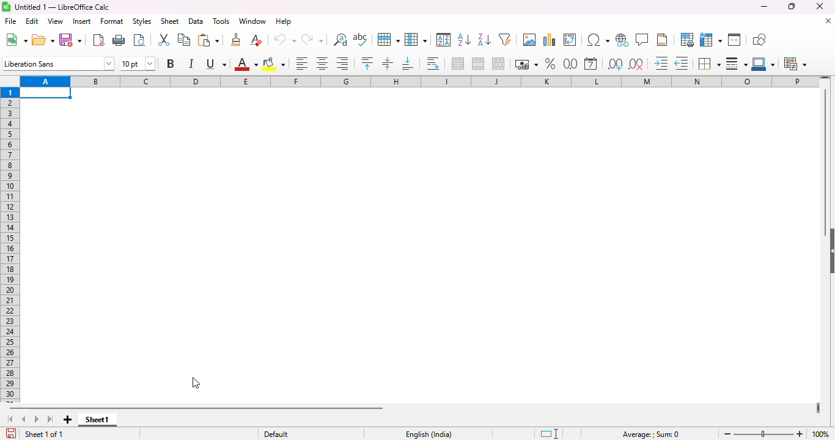 This screenshot has width=835, height=440. What do you see at coordinates (530, 39) in the screenshot?
I see `insert image` at bounding box center [530, 39].